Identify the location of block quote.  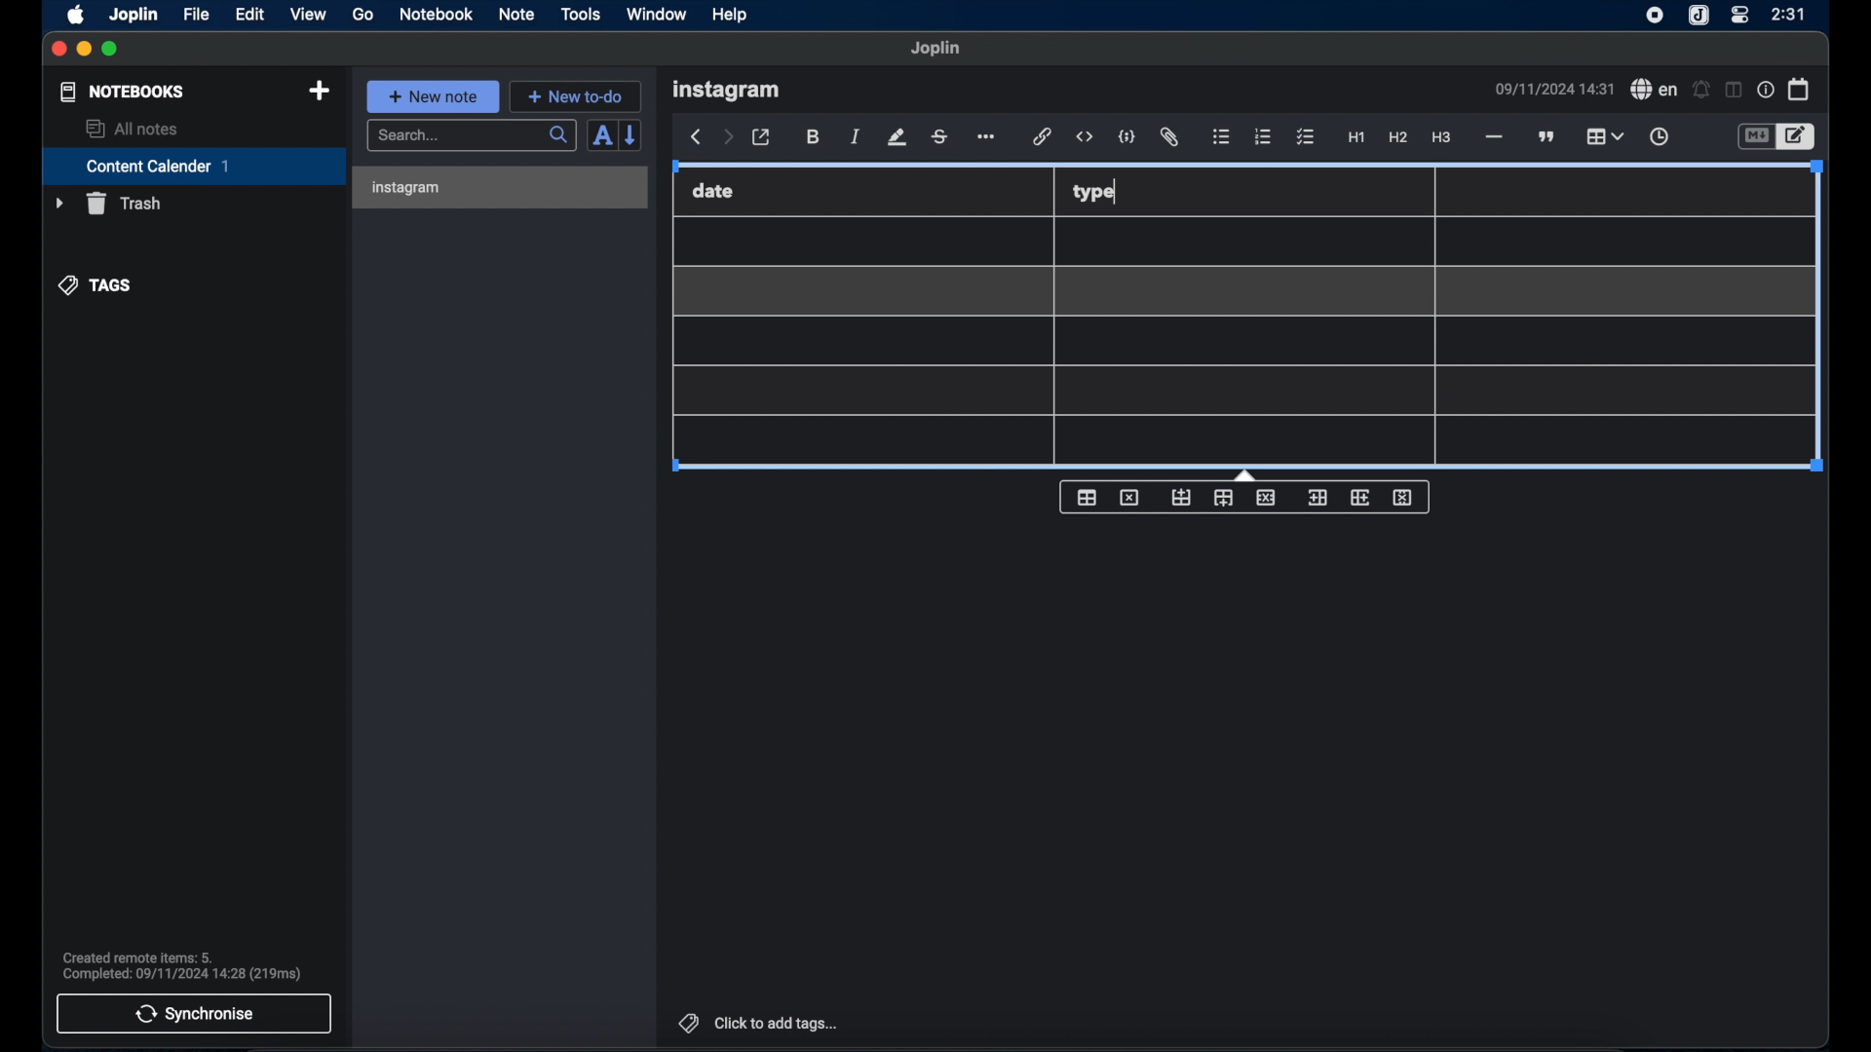
(1546, 136).